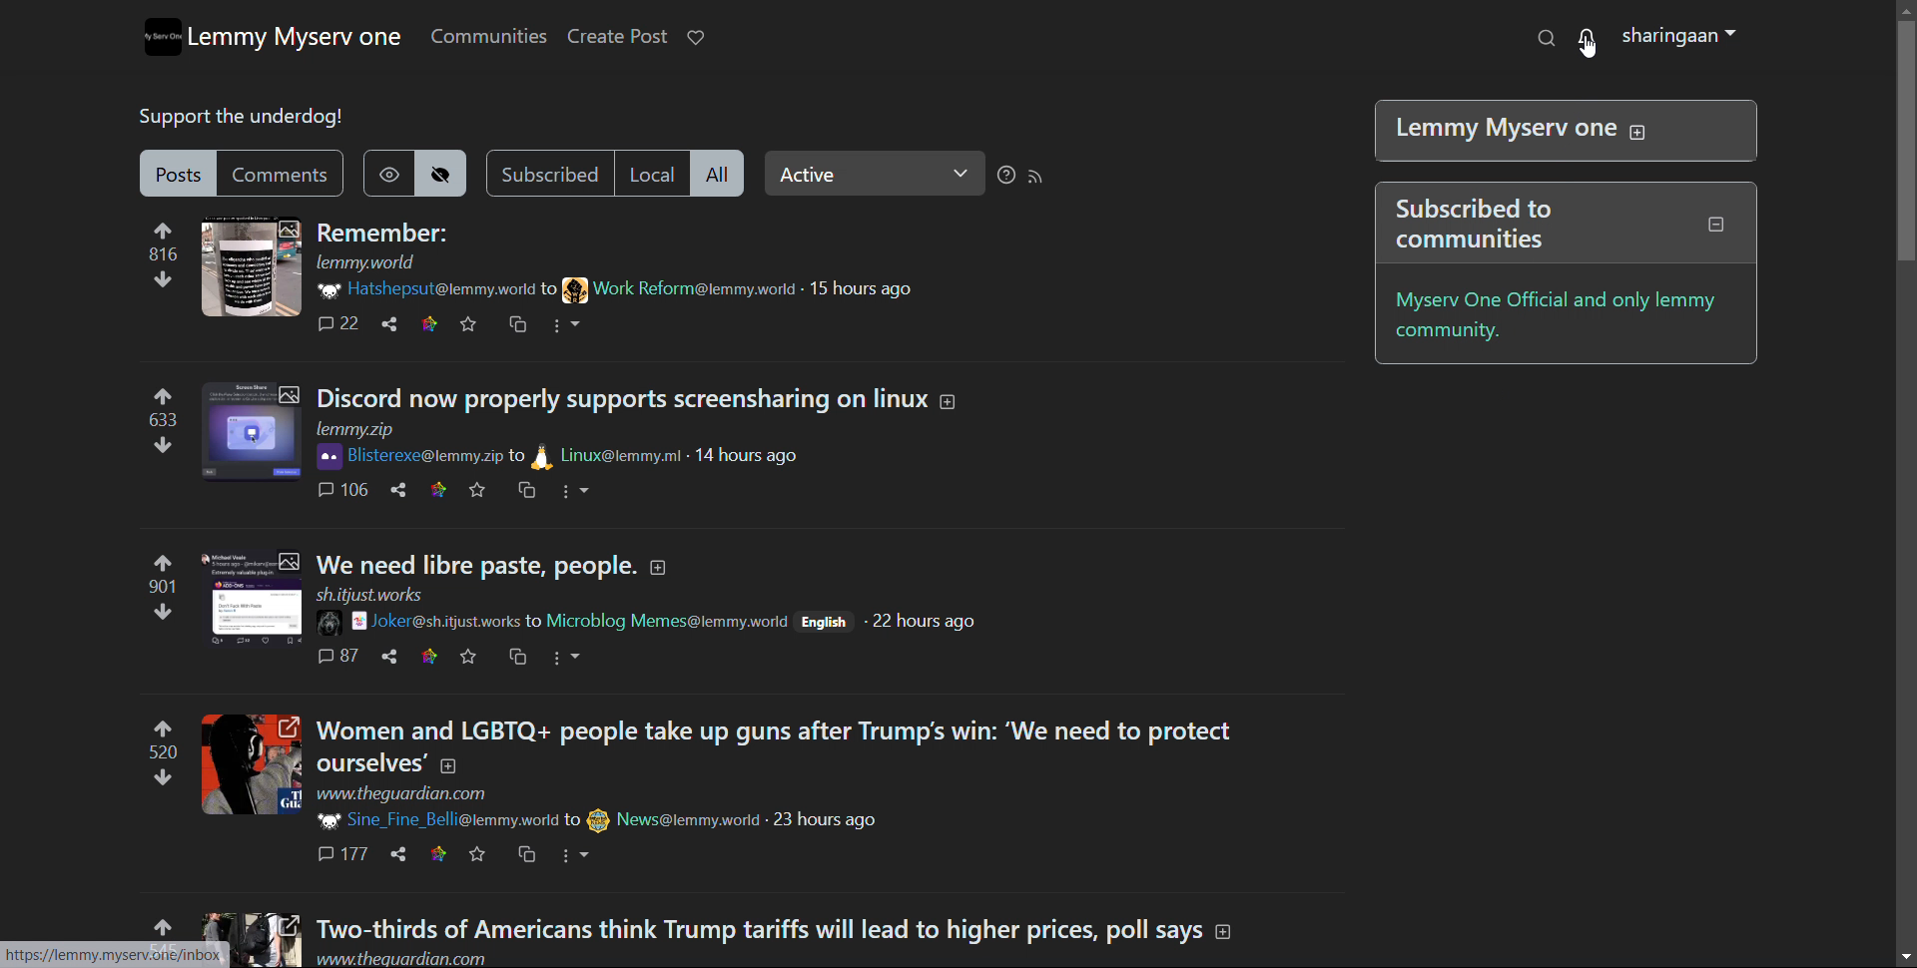  What do you see at coordinates (799, 746) in the screenshot?
I see `Women and LGBTQ+ people take up guns after Trump's win. We need 10 protect ourselves’` at bounding box center [799, 746].